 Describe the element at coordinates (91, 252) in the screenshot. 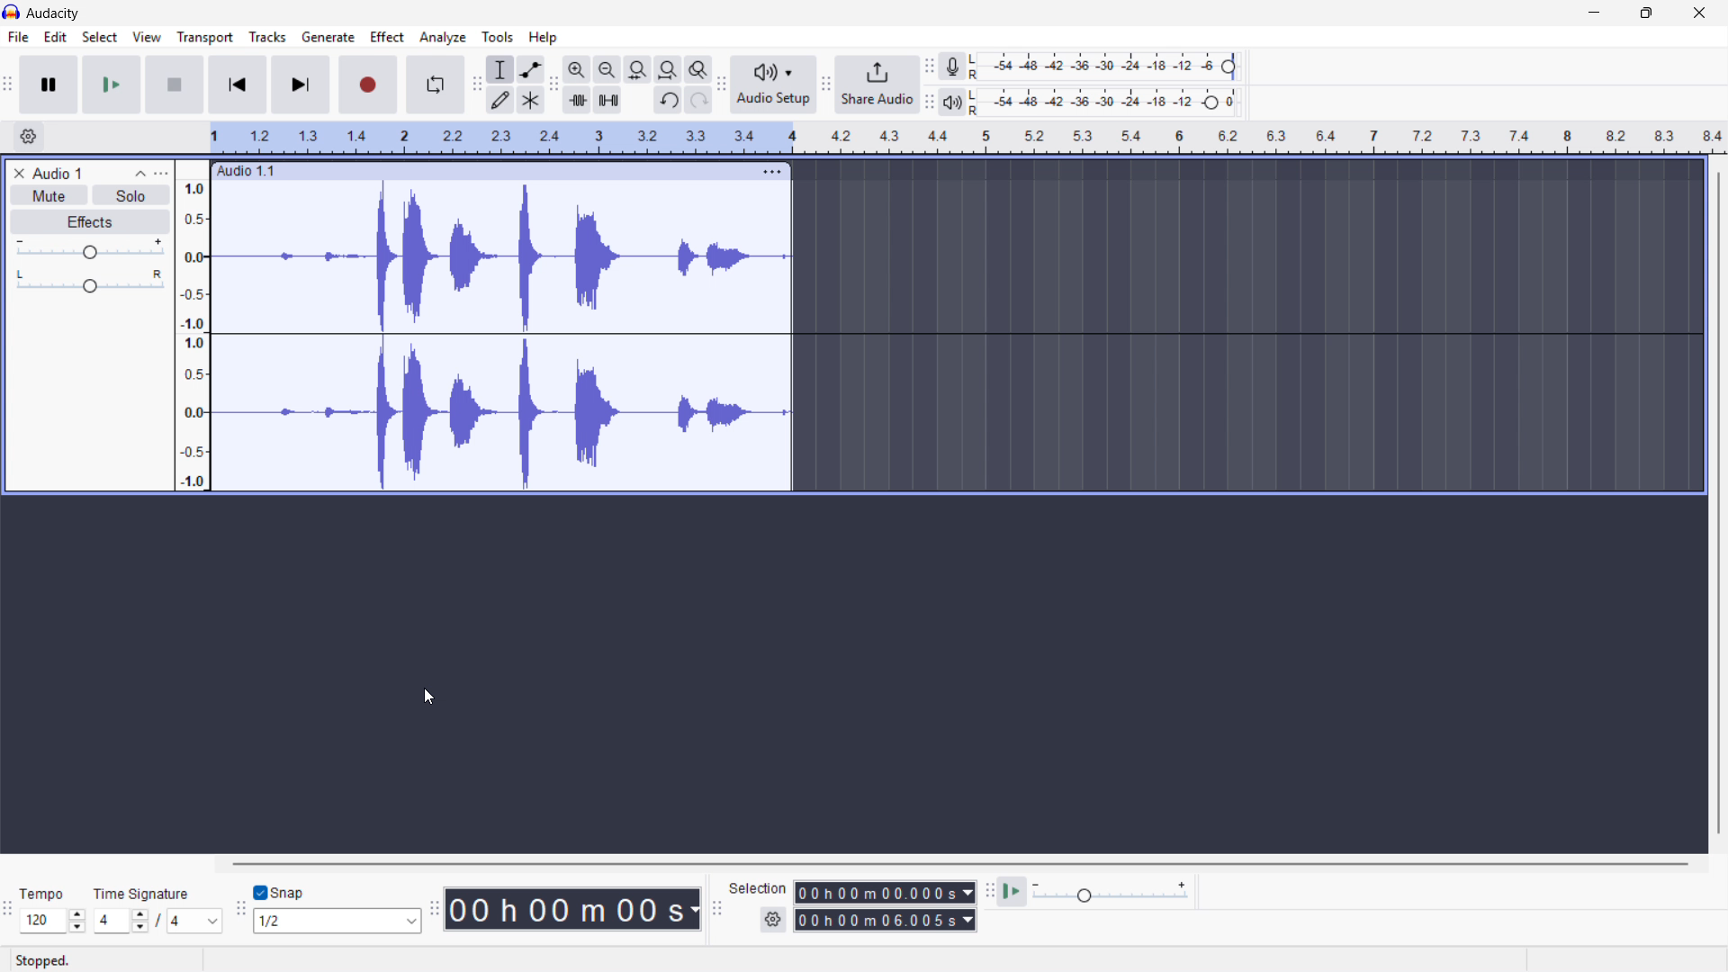

I see `gain` at that location.